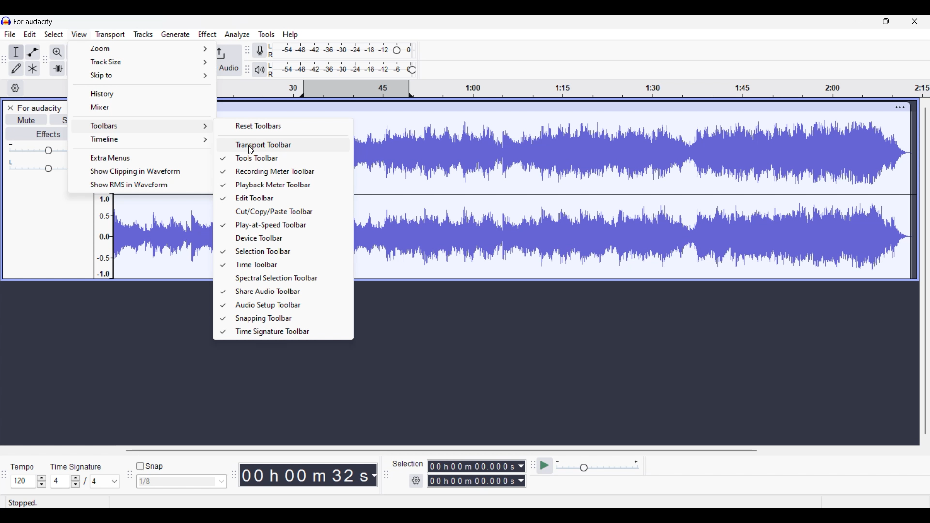  I want to click on Track settings, so click(901, 107).